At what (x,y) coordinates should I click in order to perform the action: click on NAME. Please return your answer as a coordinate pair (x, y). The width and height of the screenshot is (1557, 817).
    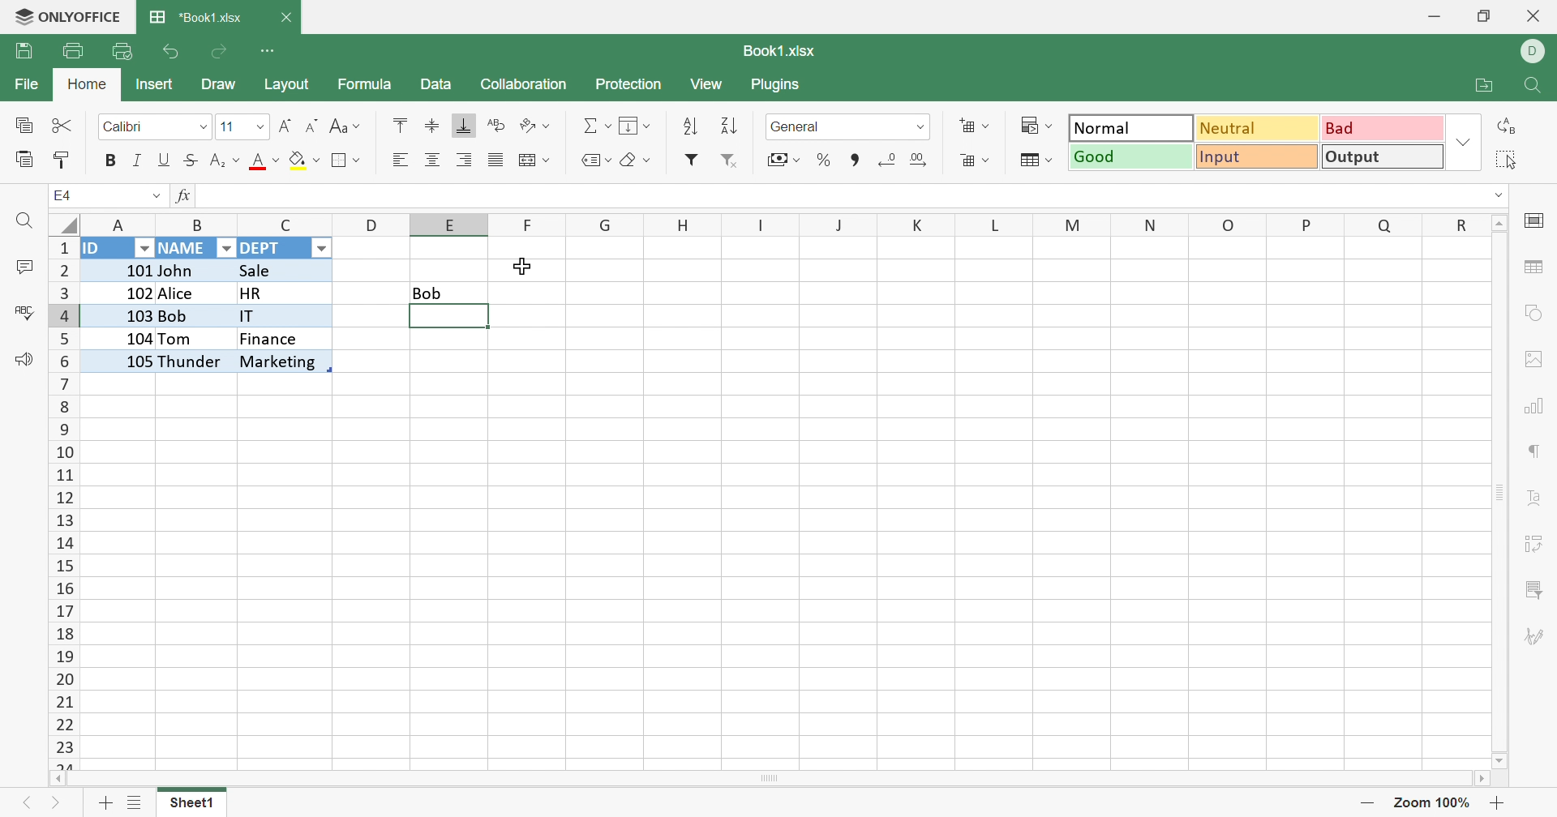
    Looking at the image, I should click on (184, 250).